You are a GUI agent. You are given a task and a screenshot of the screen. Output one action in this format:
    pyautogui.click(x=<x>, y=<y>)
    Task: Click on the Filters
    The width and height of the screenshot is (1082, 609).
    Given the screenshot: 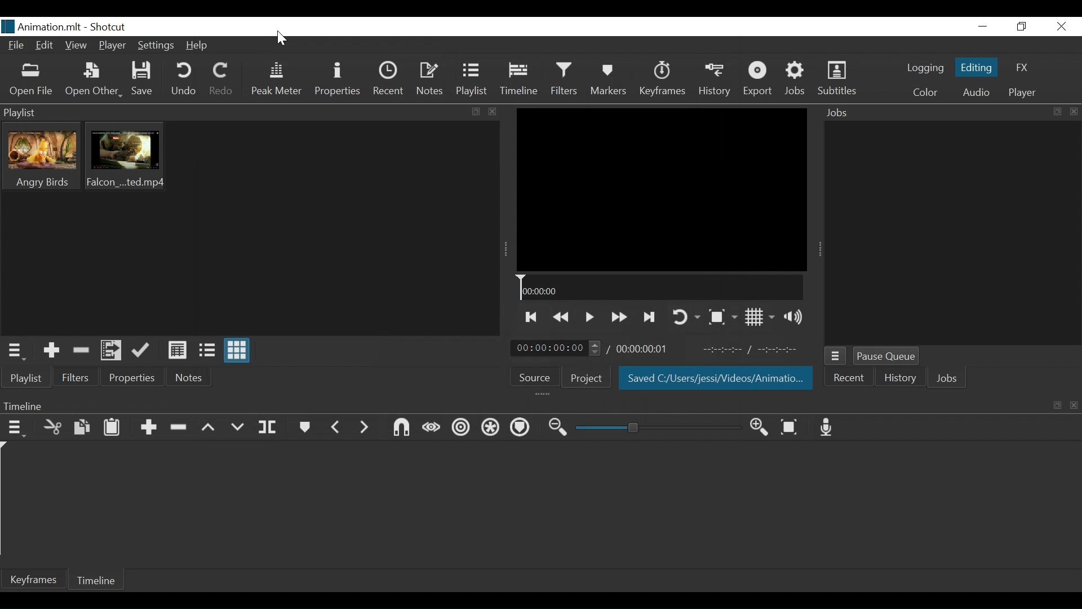 What is the action you would take?
    pyautogui.click(x=76, y=378)
    